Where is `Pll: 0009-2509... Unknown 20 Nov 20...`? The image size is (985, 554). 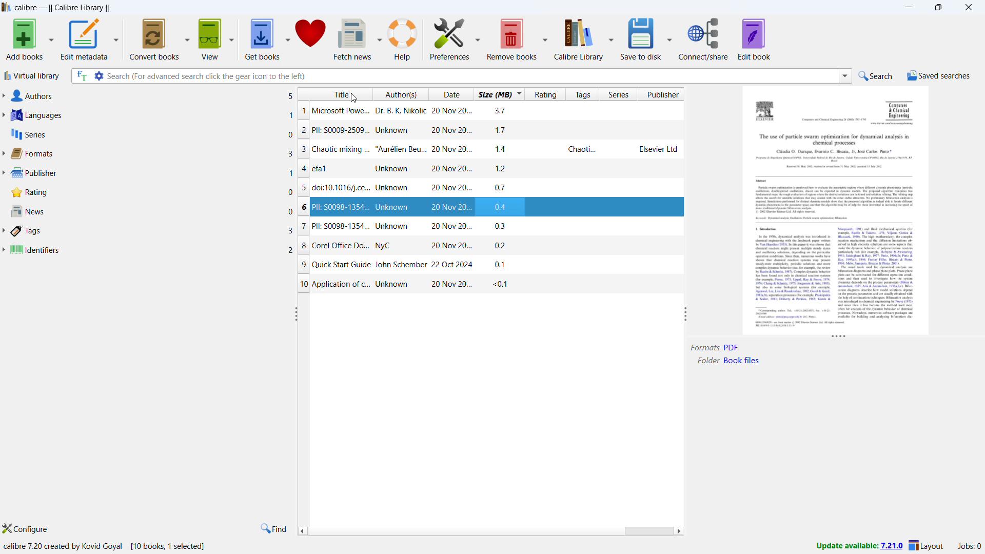
Pll: 0009-2509... Unknown 20 Nov 20... is located at coordinates (397, 130).